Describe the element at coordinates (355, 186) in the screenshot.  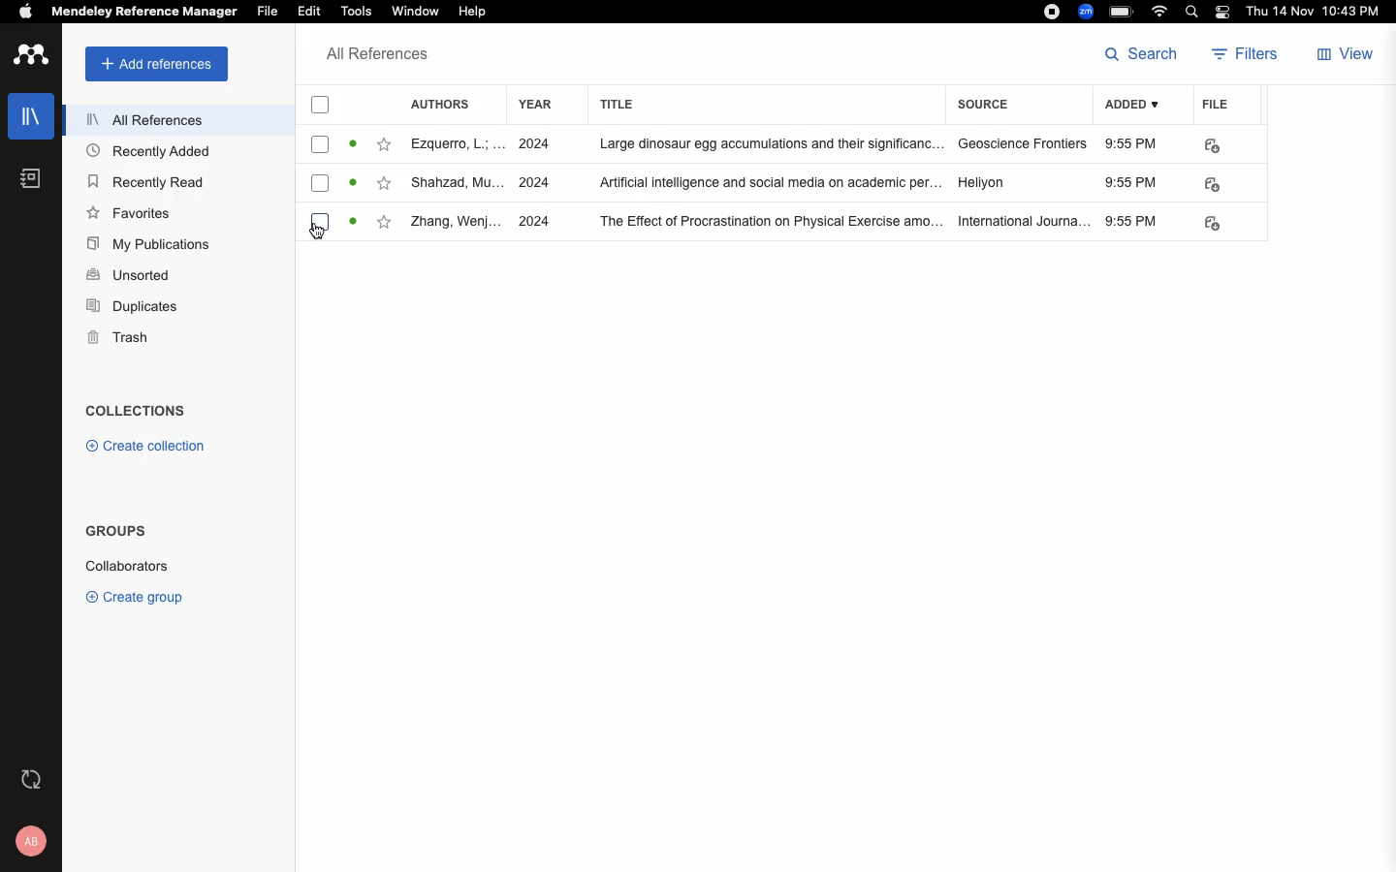
I see `read` at that location.